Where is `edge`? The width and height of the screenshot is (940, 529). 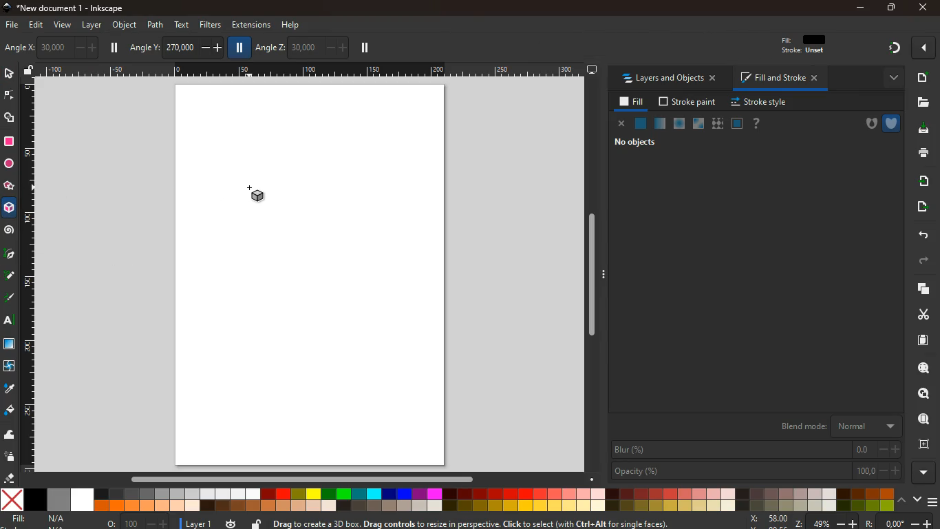 edge is located at coordinates (8, 96).